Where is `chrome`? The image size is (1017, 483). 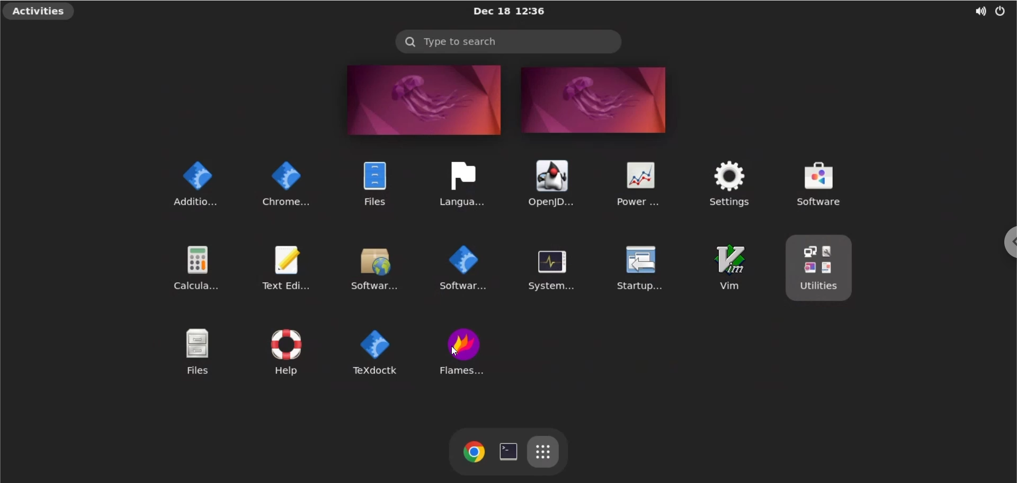
chrome is located at coordinates (472, 453).